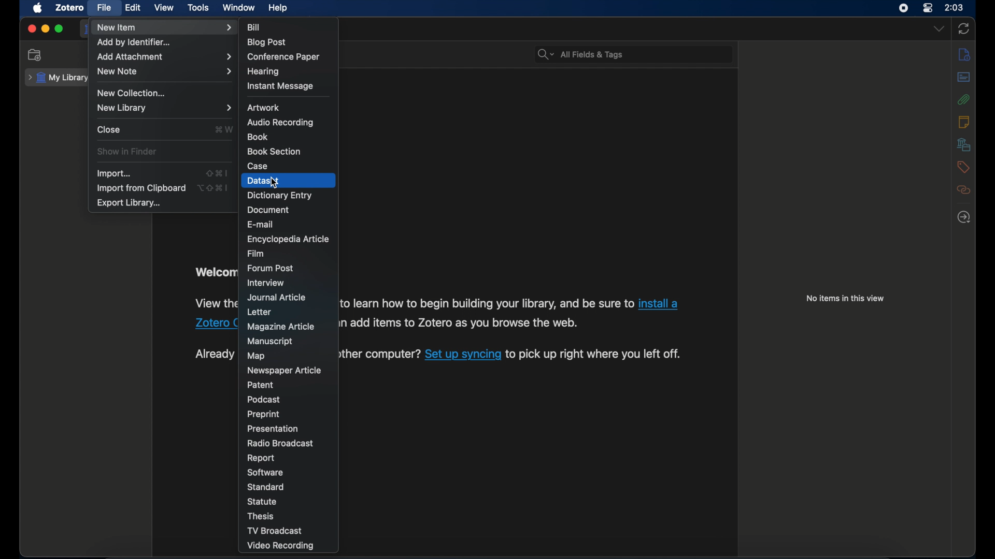  Describe the element at coordinates (128, 152) in the screenshot. I see `show in finder` at that location.